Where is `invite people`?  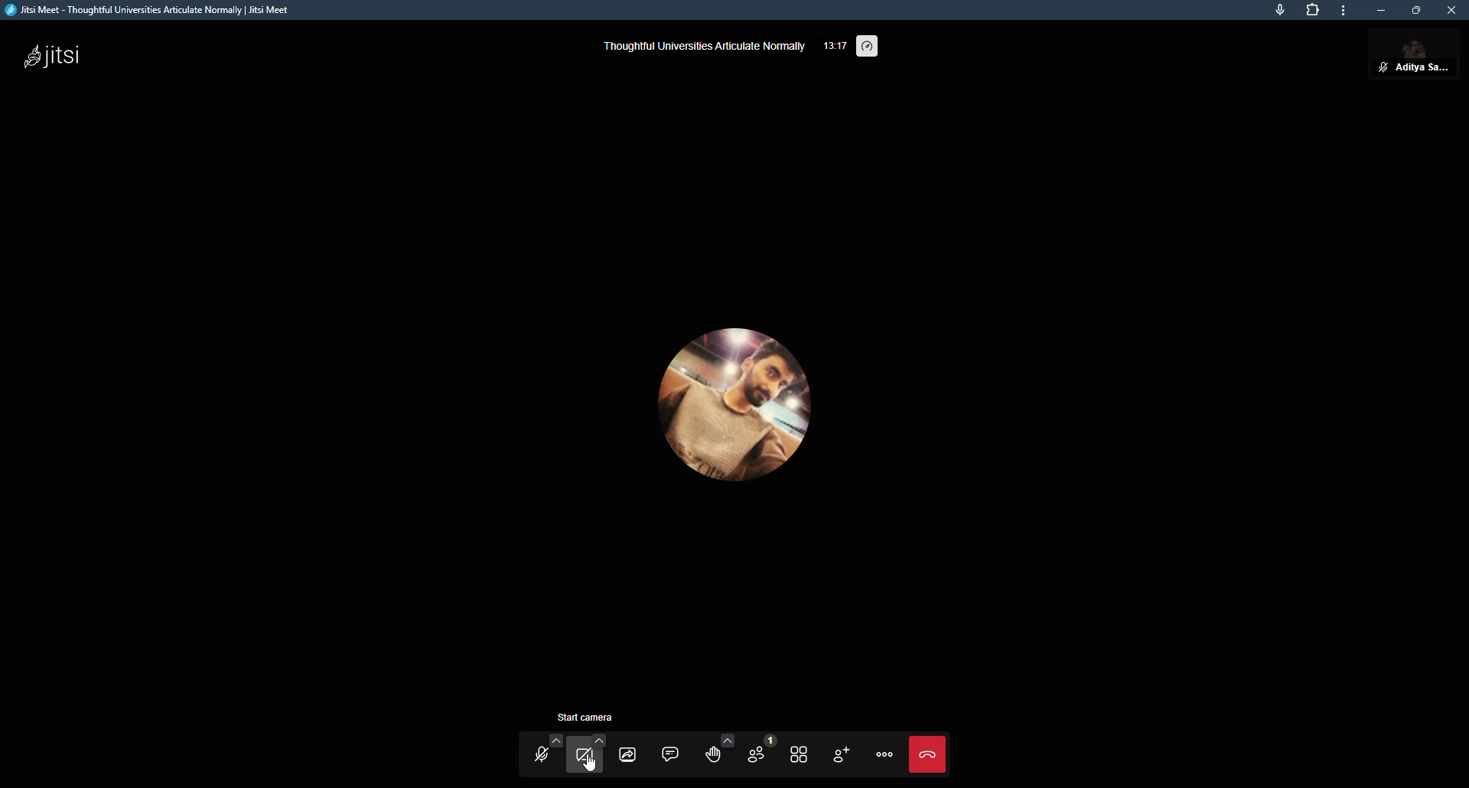 invite people is located at coordinates (839, 755).